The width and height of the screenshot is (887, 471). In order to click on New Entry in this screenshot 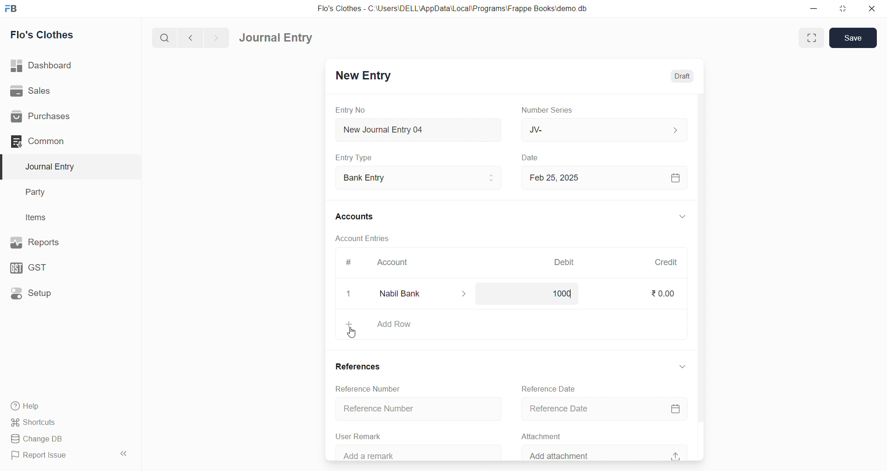, I will do `click(362, 77)`.